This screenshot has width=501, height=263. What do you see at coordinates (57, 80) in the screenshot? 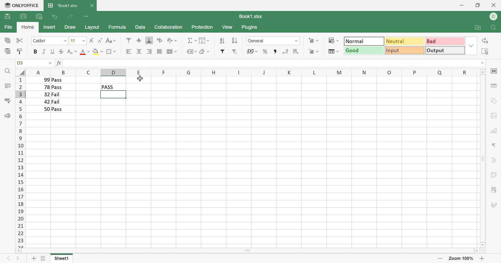
I see `Pass` at bounding box center [57, 80].